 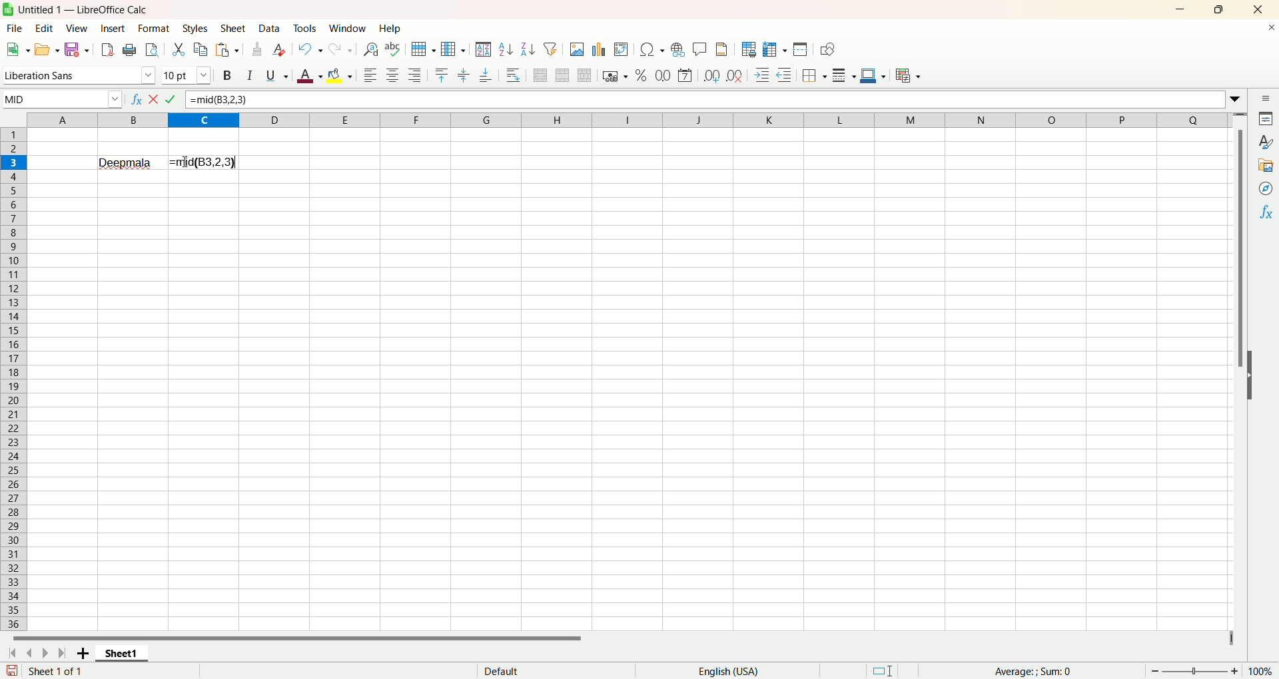 I want to click on Border style, so click(x=843, y=76).